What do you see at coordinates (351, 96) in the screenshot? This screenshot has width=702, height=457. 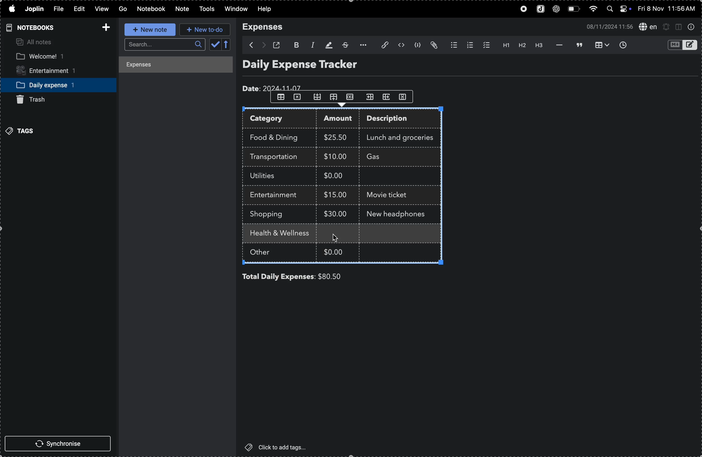 I see `close row` at bounding box center [351, 96].